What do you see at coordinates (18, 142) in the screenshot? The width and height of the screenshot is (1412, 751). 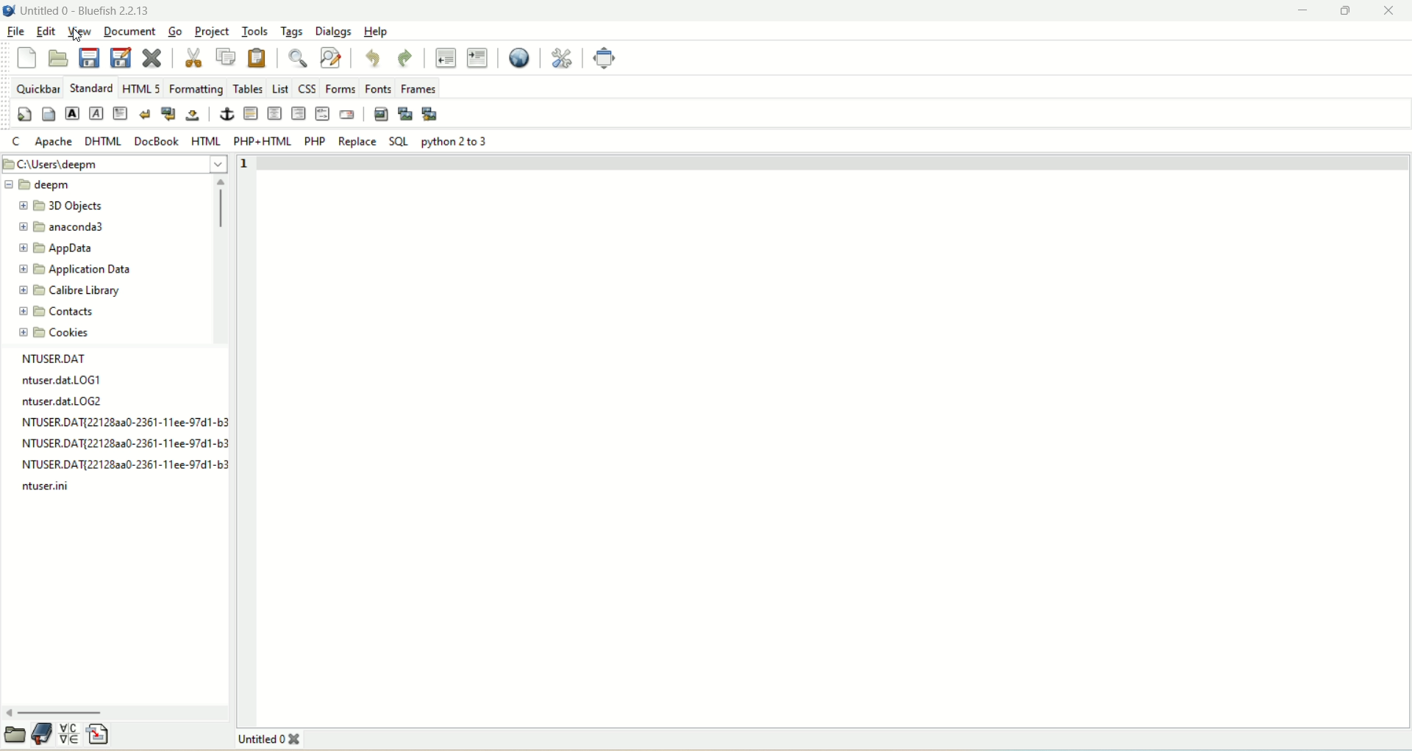 I see `C` at bounding box center [18, 142].